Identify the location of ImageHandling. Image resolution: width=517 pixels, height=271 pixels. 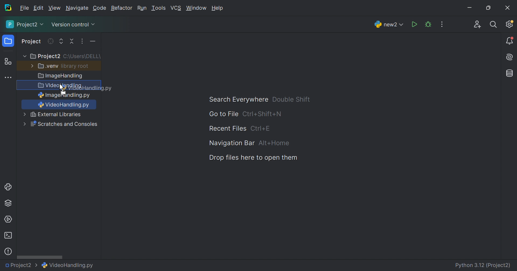
(64, 95).